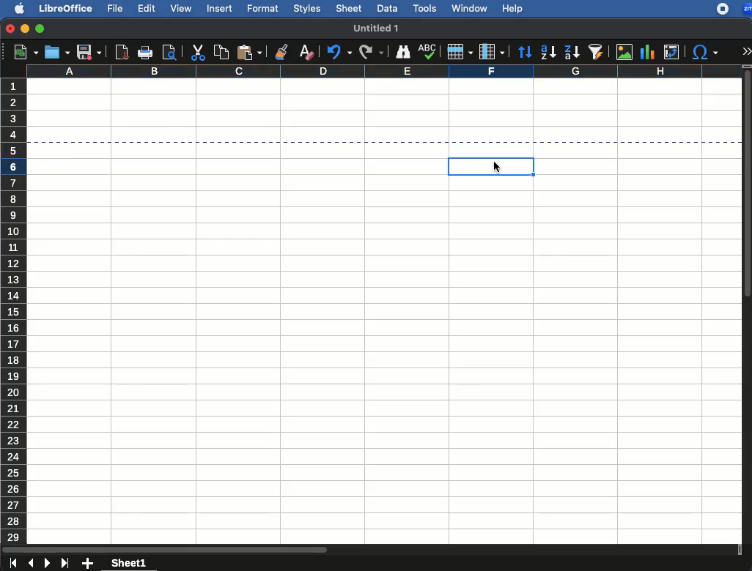  I want to click on add, so click(88, 564).